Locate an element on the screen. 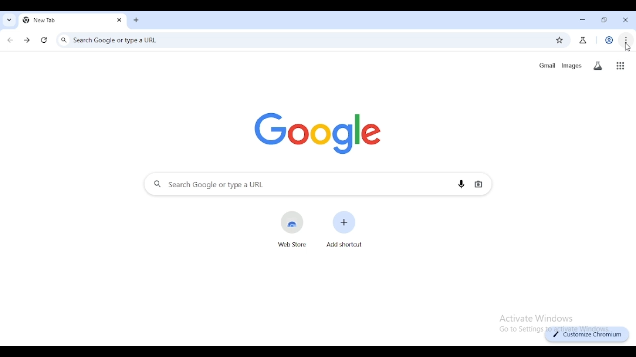 Image resolution: width=636 pixels, height=357 pixels. search tabs is located at coordinates (9, 20).